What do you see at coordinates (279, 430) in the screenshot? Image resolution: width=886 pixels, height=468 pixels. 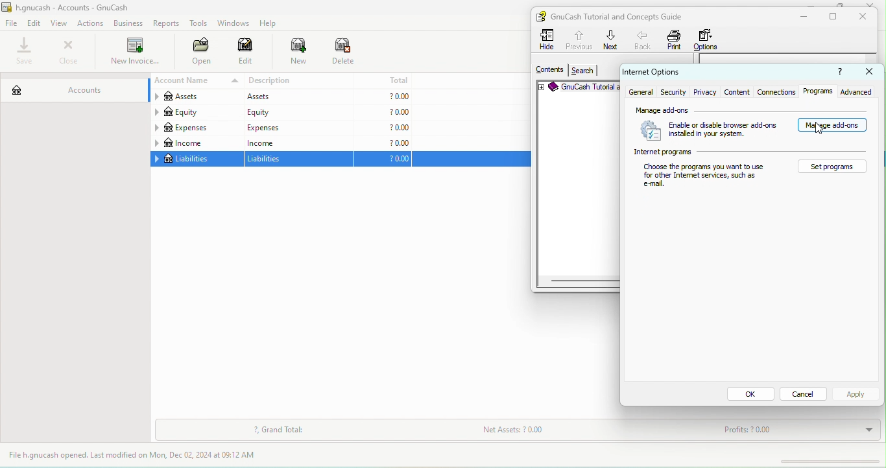 I see `grand total` at bounding box center [279, 430].